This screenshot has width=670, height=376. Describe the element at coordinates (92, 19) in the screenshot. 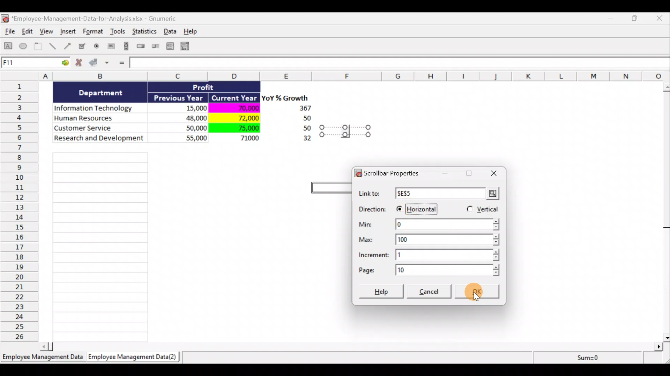

I see `Document name` at that location.